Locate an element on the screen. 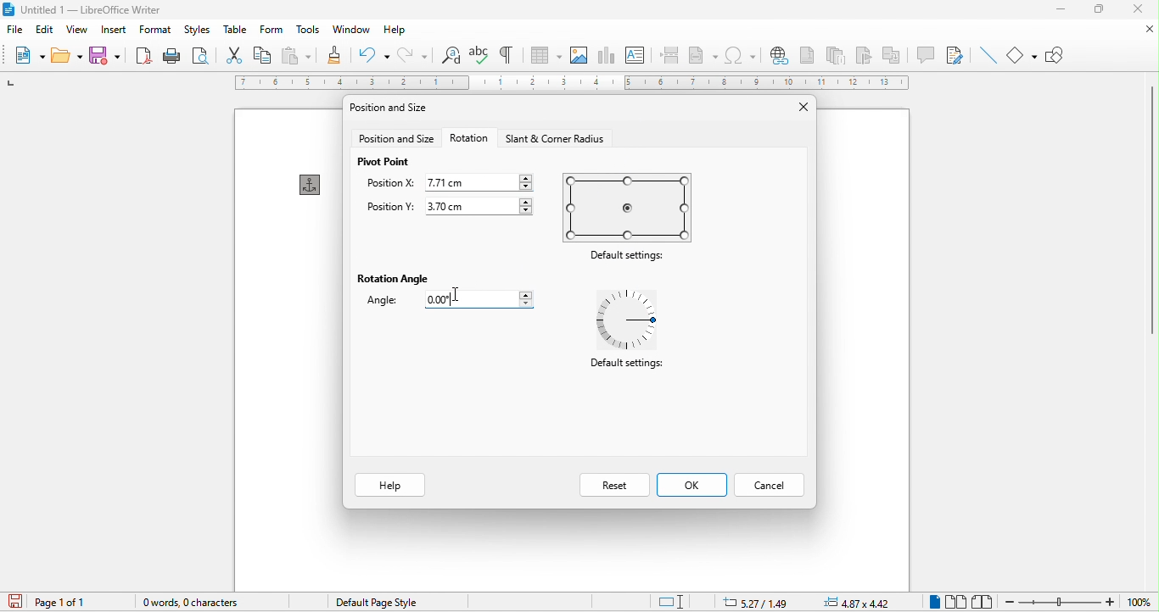 The width and height of the screenshot is (1159, 612). clone formatting is located at coordinates (333, 56).